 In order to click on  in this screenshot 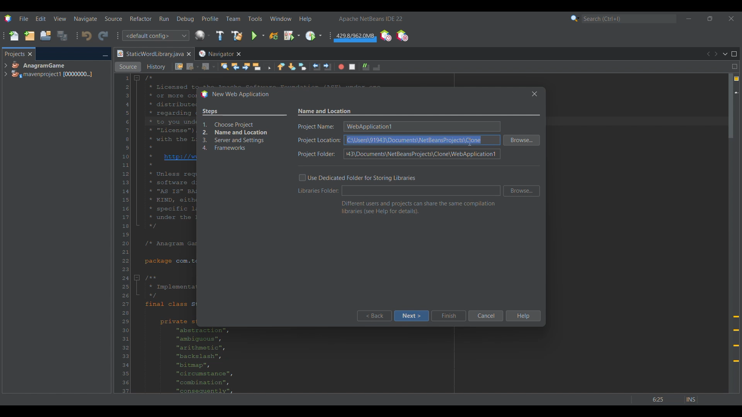, I will do `click(533, 93)`.